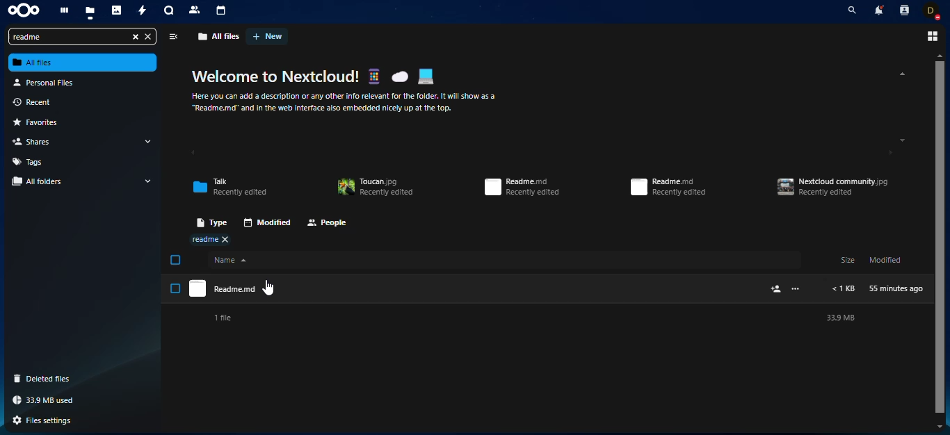 This screenshot has height=435, width=950. What do you see at coordinates (668, 187) in the screenshot?
I see `Readme.md Recently edited` at bounding box center [668, 187].